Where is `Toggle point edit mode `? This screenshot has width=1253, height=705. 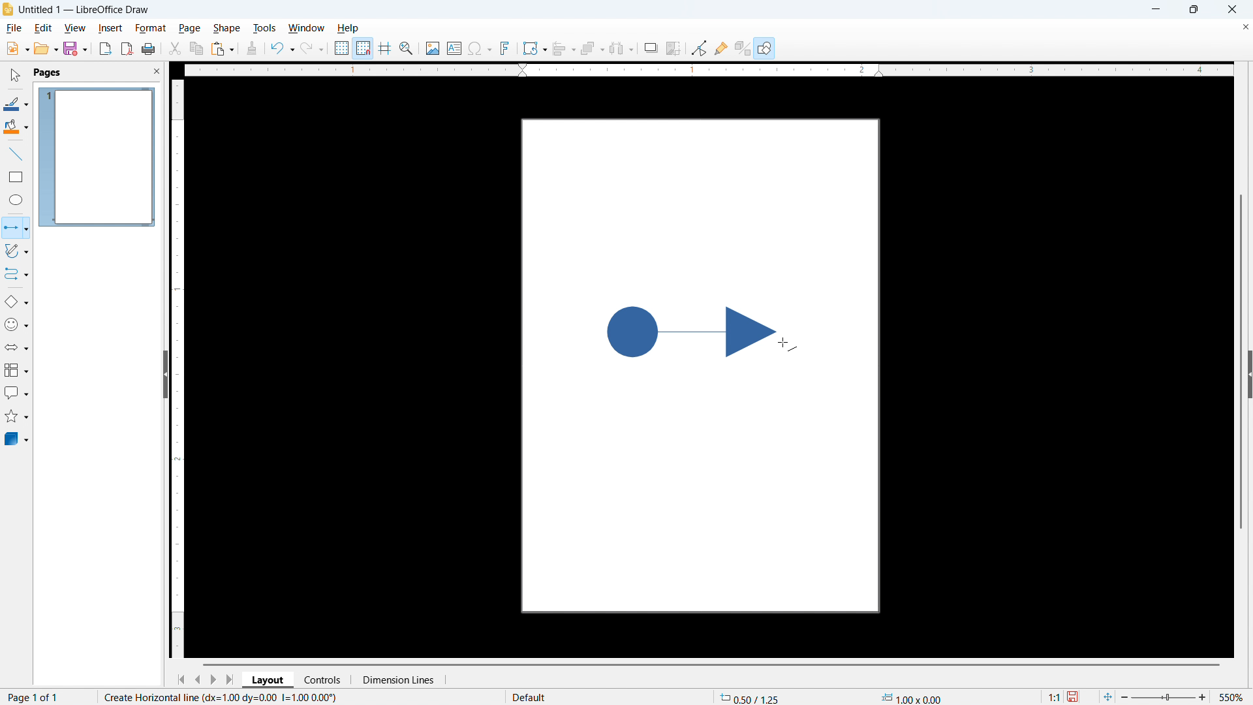 Toggle point edit mode  is located at coordinates (700, 47).